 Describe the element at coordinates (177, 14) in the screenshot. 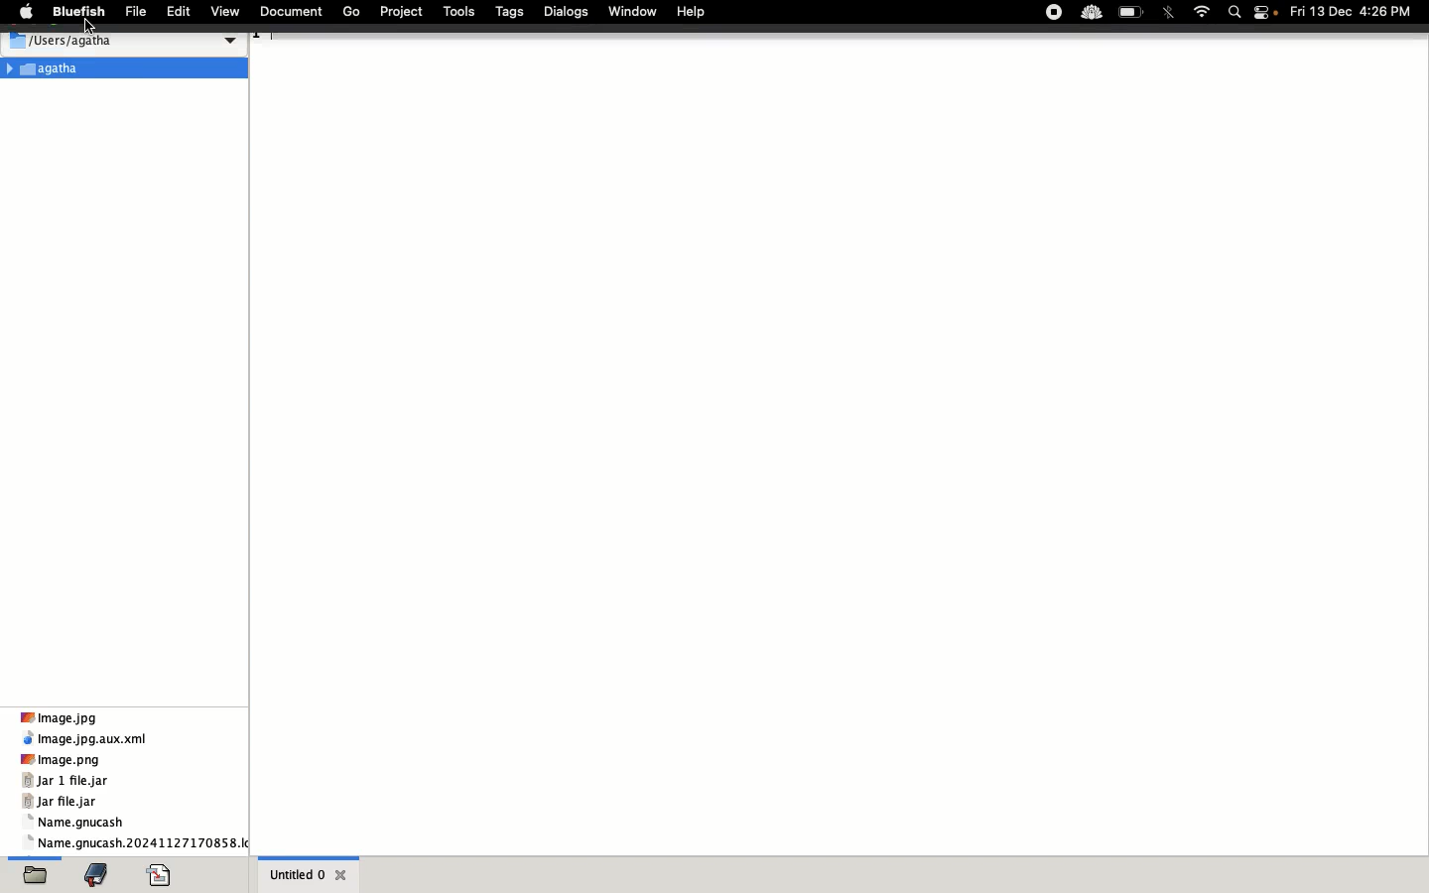

I see `Edit` at that location.